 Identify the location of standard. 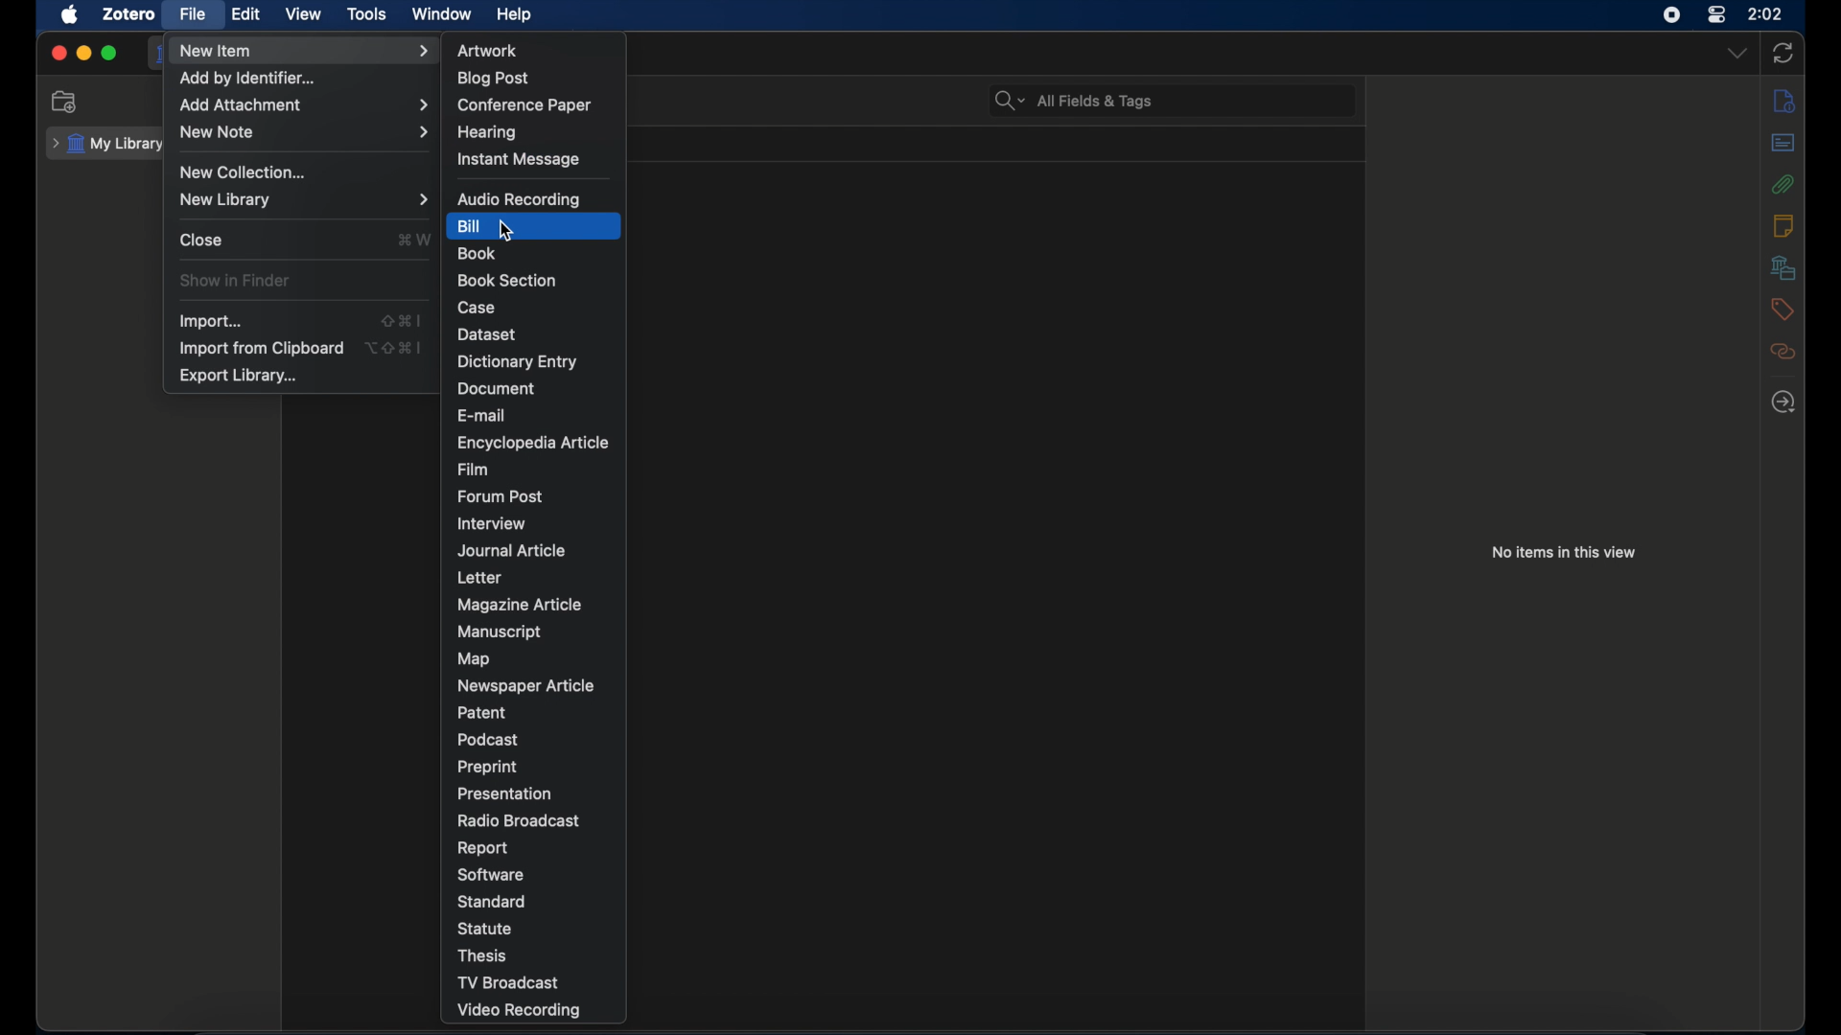
(493, 902).